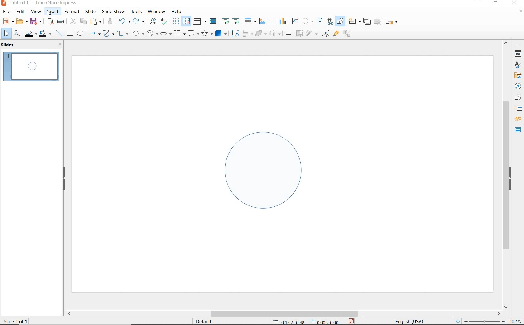  Describe the element at coordinates (58, 44) in the screenshot. I see `close` at that location.